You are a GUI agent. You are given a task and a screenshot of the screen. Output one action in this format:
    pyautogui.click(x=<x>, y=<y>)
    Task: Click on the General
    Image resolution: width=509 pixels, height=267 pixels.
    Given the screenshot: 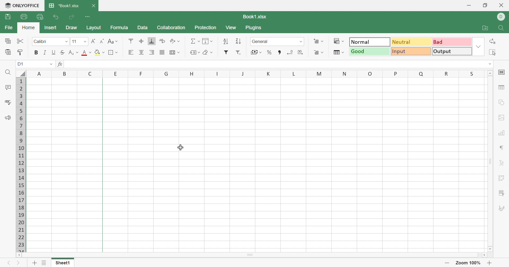 What is the action you would take?
    pyautogui.click(x=261, y=41)
    